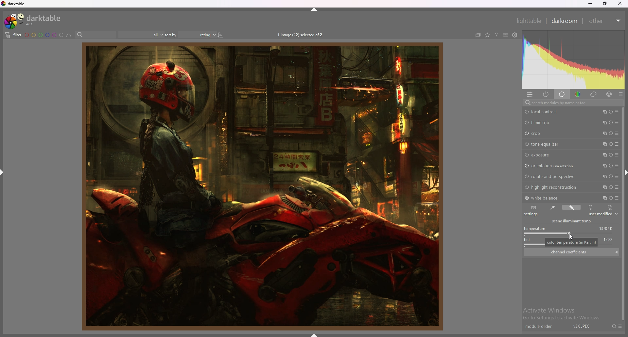 The image size is (628, 337). Describe the element at coordinates (604, 177) in the screenshot. I see `multiple instances action` at that location.